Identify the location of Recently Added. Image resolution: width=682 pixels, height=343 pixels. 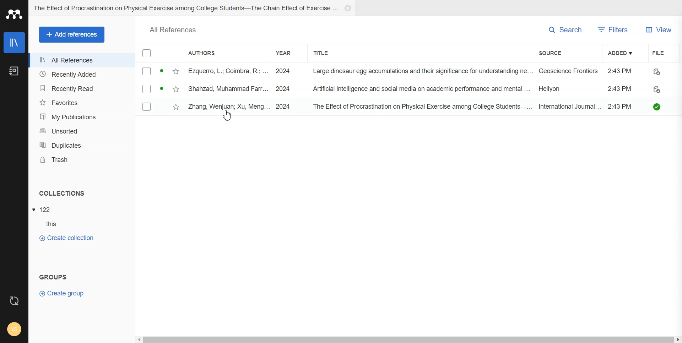
(82, 74).